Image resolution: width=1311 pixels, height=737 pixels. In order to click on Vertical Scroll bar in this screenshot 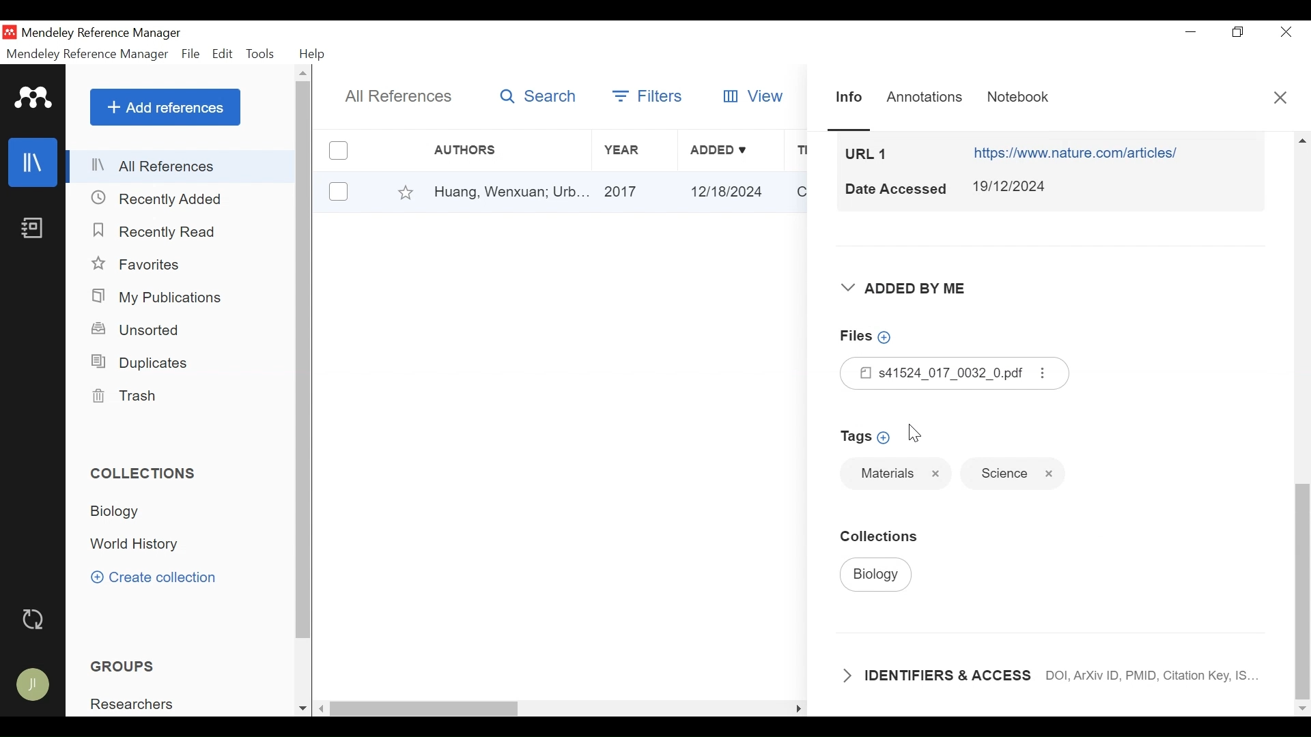, I will do `click(425, 709)`.